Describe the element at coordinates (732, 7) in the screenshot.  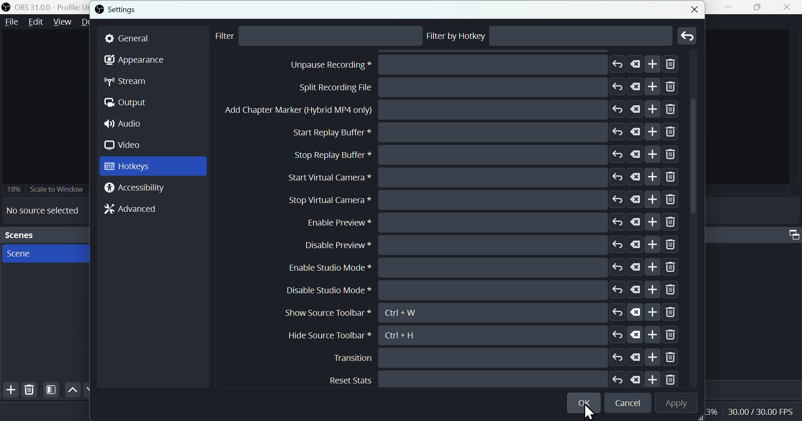
I see `minimise` at that location.